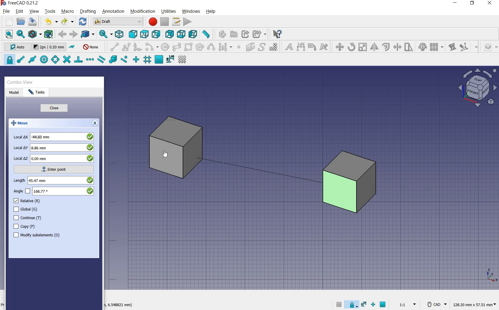 The width and height of the screenshot is (499, 310). What do you see at coordinates (152, 47) in the screenshot?
I see `arc tools` at bounding box center [152, 47].